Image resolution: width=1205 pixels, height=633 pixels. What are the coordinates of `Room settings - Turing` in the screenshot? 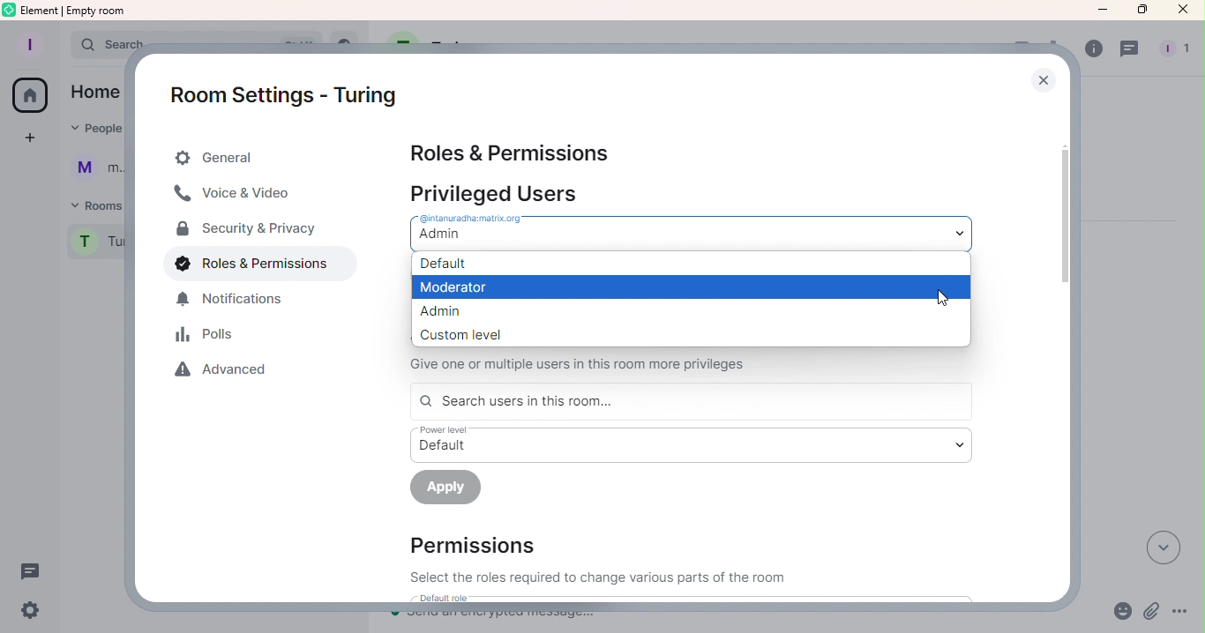 It's located at (284, 90).